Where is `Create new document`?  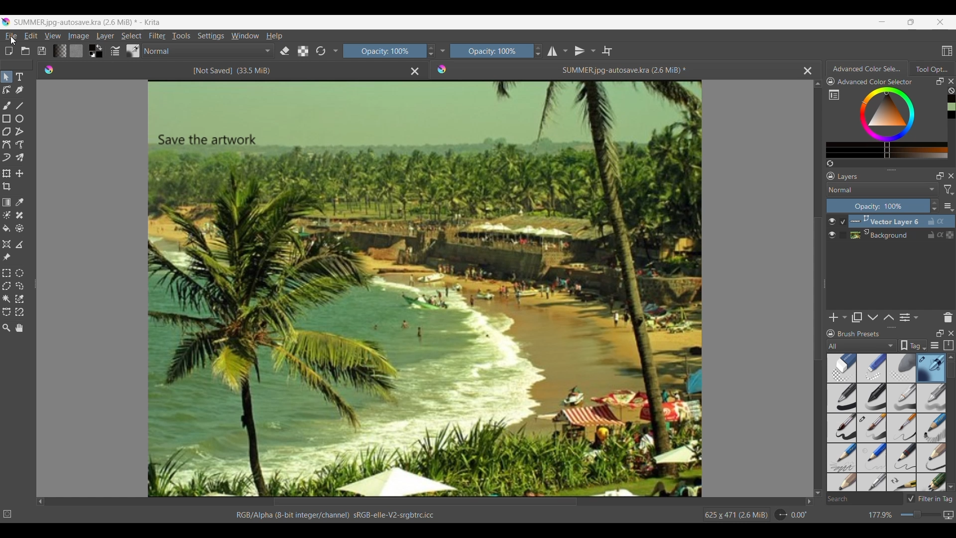
Create new document is located at coordinates (9, 51).